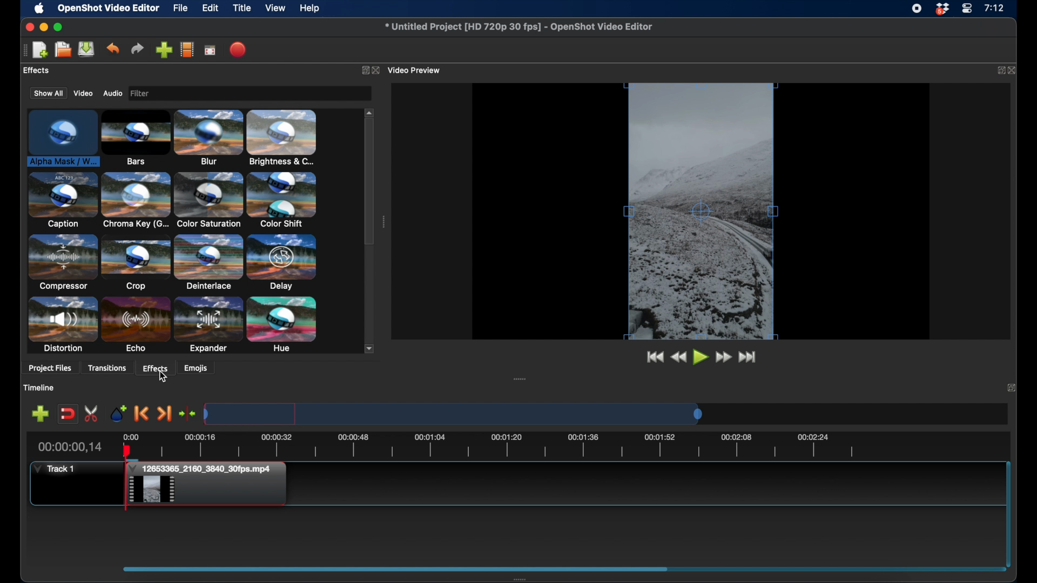 The height and width of the screenshot is (583, 1037). Describe the element at coordinates (282, 325) in the screenshot. I see `hue` at that location.